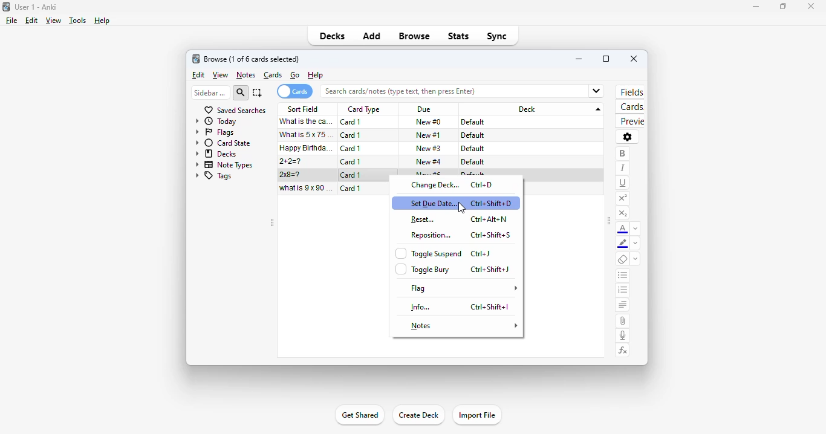 The height and width of the screenshot is (434, 826). What do you see at coordinates (291, 161) in the screenshot?
I see `2+2=?` at bounding box center [291, 161].